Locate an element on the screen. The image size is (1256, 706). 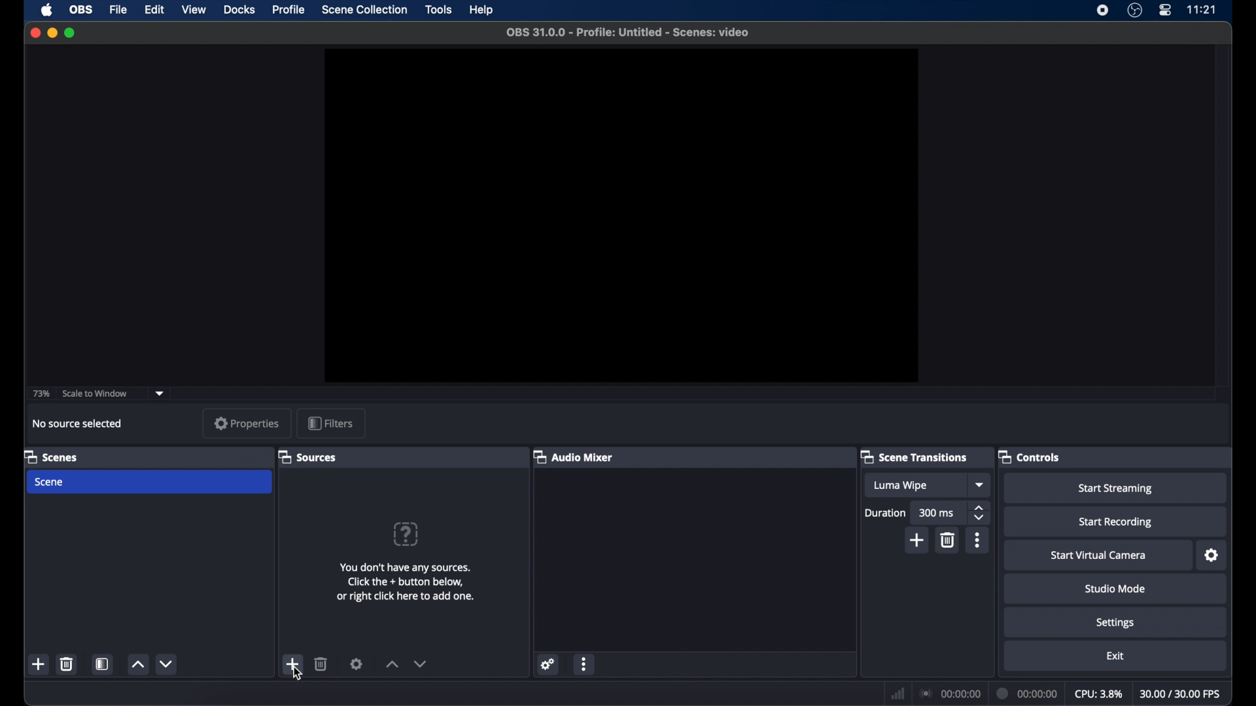
scene collection is located at coordinates (364, 10).